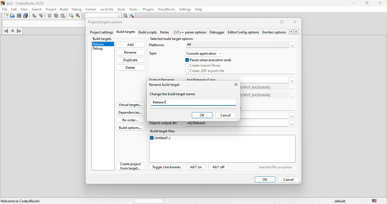  Describe the element at coordinates (191, 33) in the screenshot. I see `c\c++ parser option` at that location.